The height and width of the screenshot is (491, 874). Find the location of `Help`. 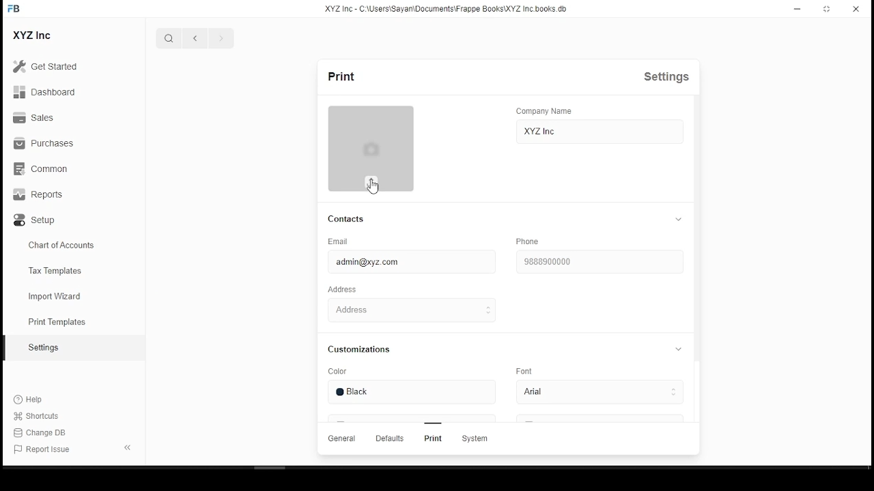

Help is located at coordinates (30, 400).